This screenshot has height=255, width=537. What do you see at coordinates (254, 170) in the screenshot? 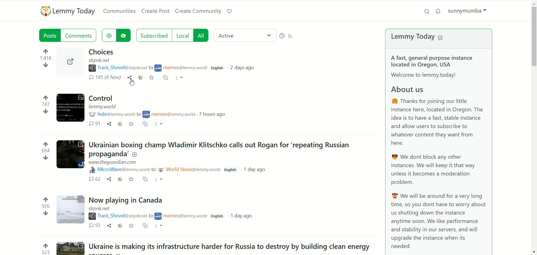
I see `1 day ago` at bounding box center [254, 170].